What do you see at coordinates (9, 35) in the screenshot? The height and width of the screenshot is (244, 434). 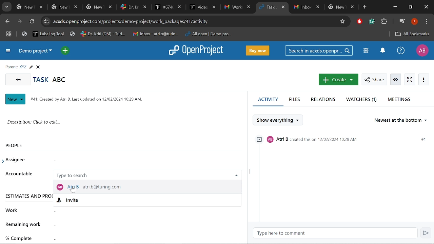 I see `Tab groups` at bounding box center [9, 35].